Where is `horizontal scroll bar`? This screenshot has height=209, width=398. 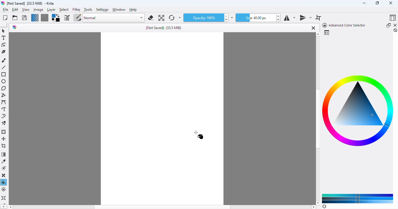
horizontal scroll bar is located at coordinates (163, 207).